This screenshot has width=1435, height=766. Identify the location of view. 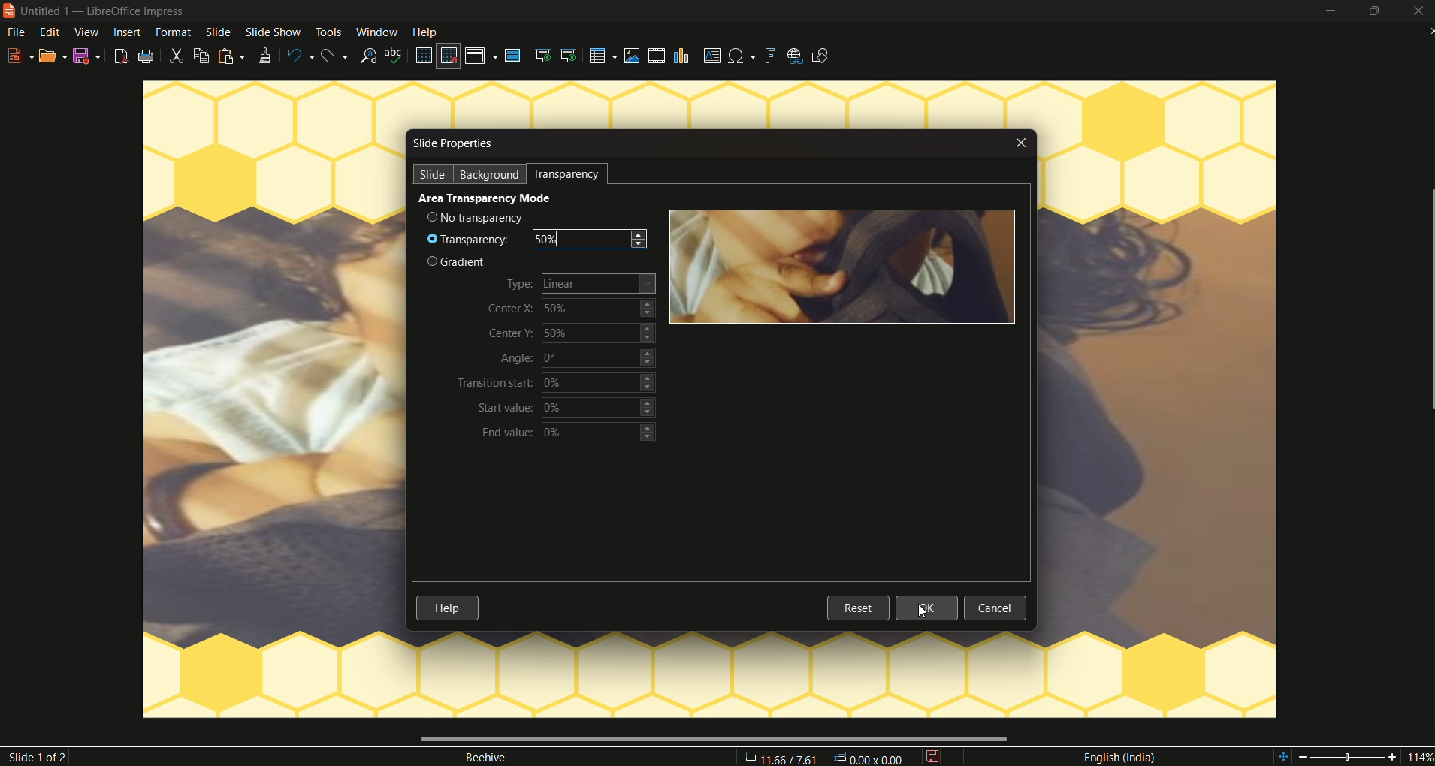
(87, 32).